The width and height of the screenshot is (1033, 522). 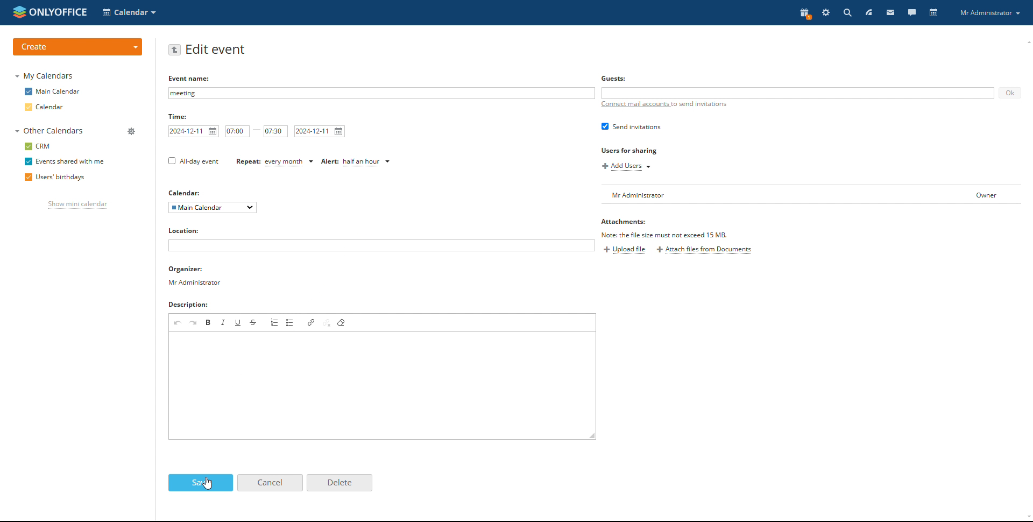 I want to click on events shared with me, so click(x=63, y=161).